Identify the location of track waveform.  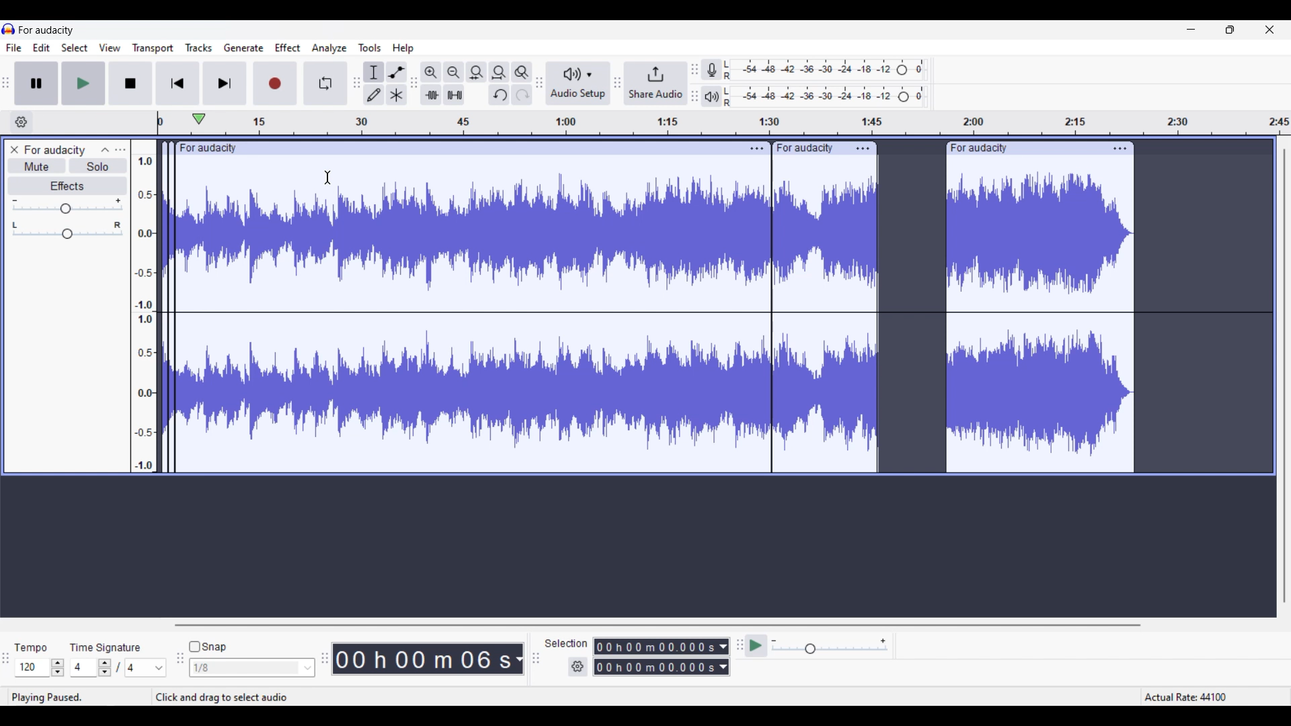
(651, 319).